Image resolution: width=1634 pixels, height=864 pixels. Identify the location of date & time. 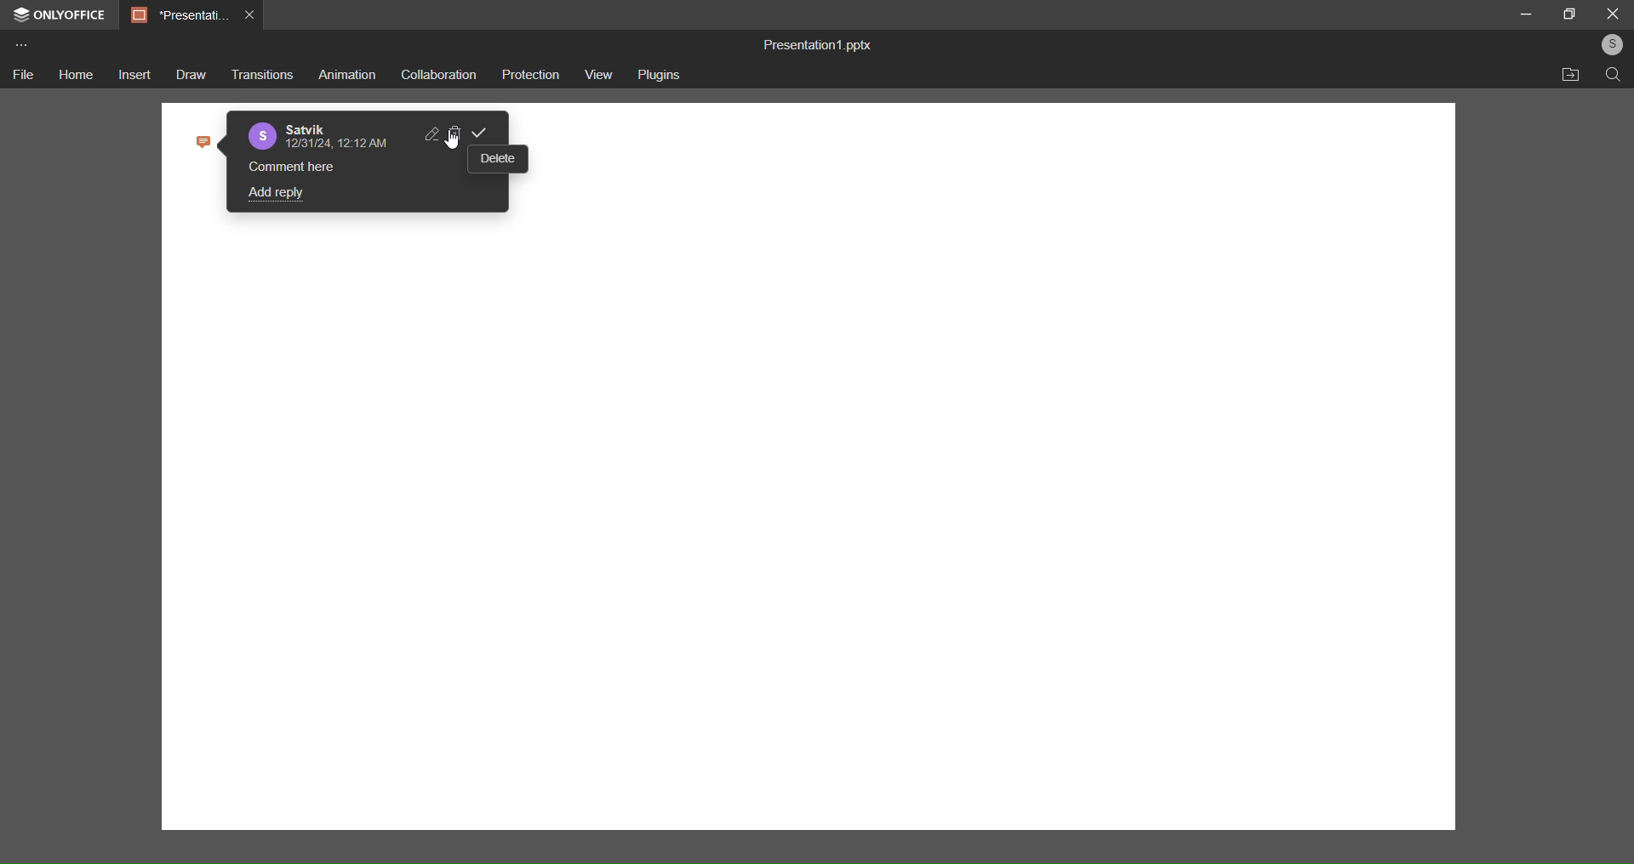
(338, 145).